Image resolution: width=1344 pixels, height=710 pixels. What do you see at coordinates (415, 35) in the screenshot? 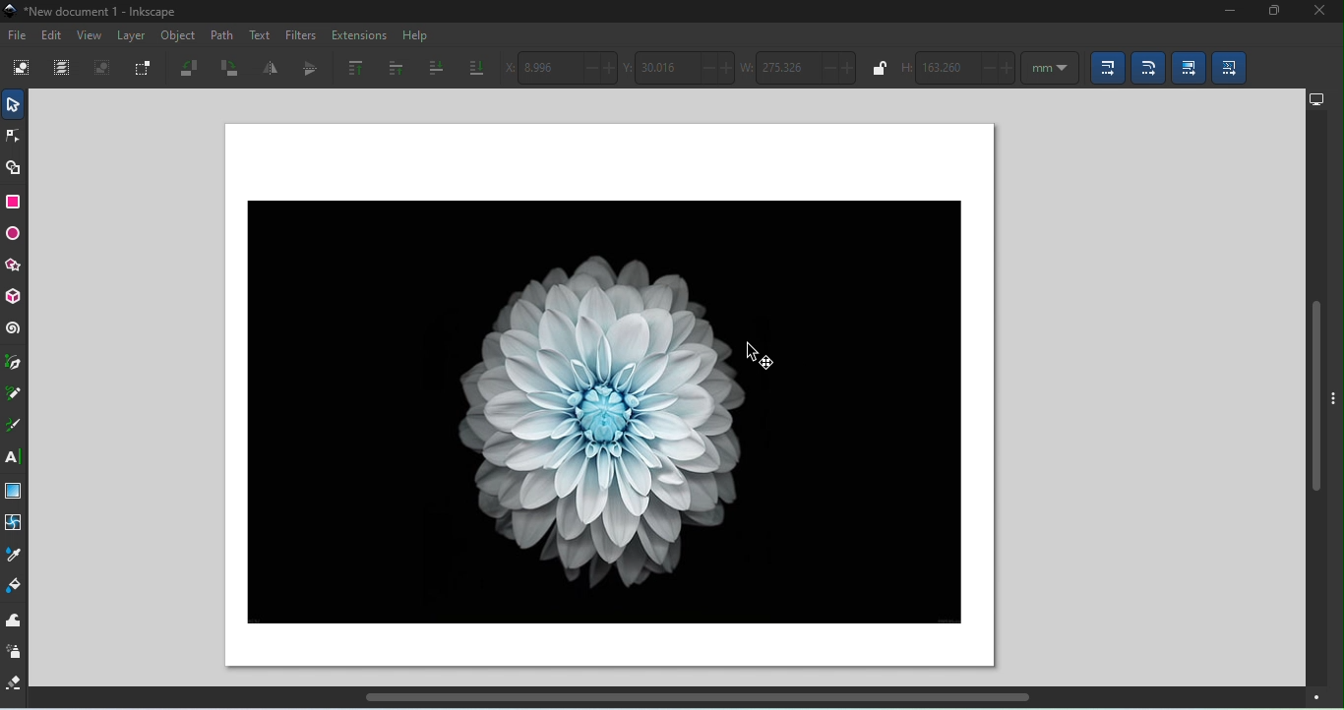
I see `Help` at bounding box center [415, 35].